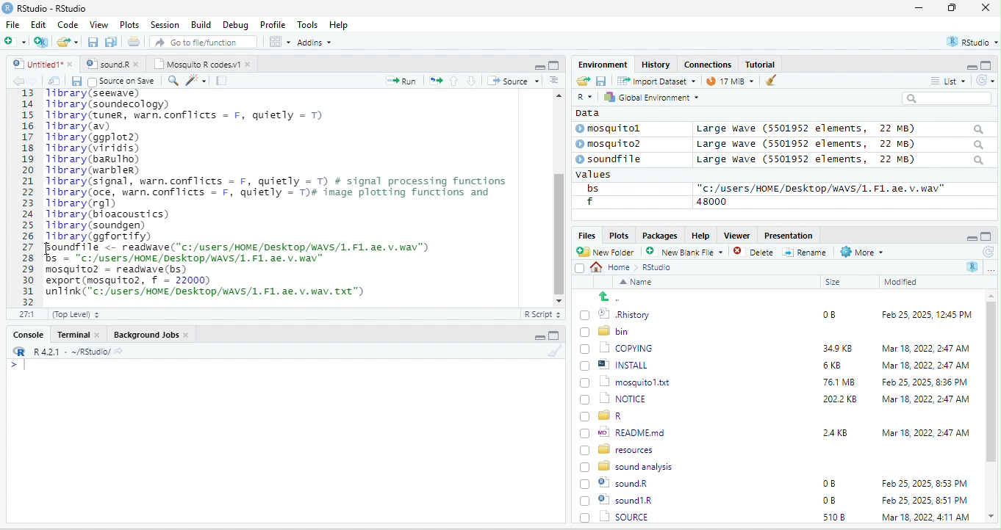  Describe the element at coordinates (626, 432) in the screenshot. I see `wo| READMEmd` at that location.